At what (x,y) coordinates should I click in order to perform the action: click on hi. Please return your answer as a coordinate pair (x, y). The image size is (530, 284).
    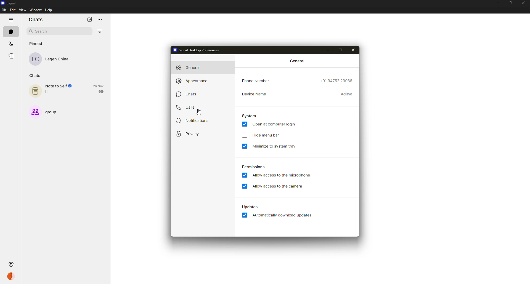
    Looking at the image, I should click on (49, 92).